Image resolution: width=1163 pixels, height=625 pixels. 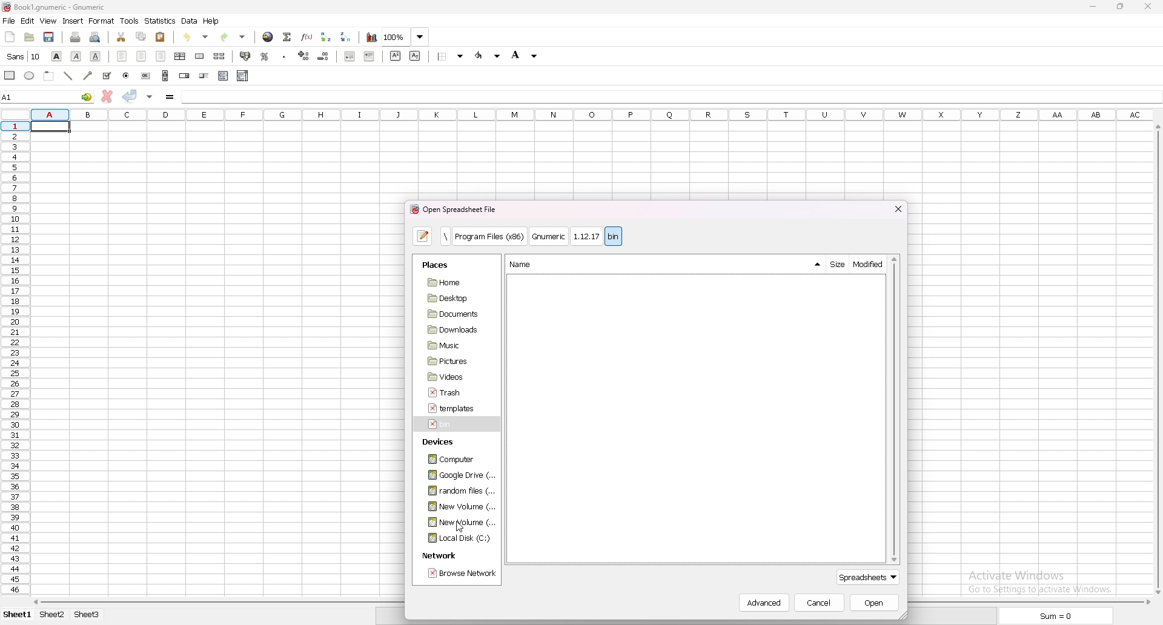 I want to click on trash, so click(x=450, y=393).